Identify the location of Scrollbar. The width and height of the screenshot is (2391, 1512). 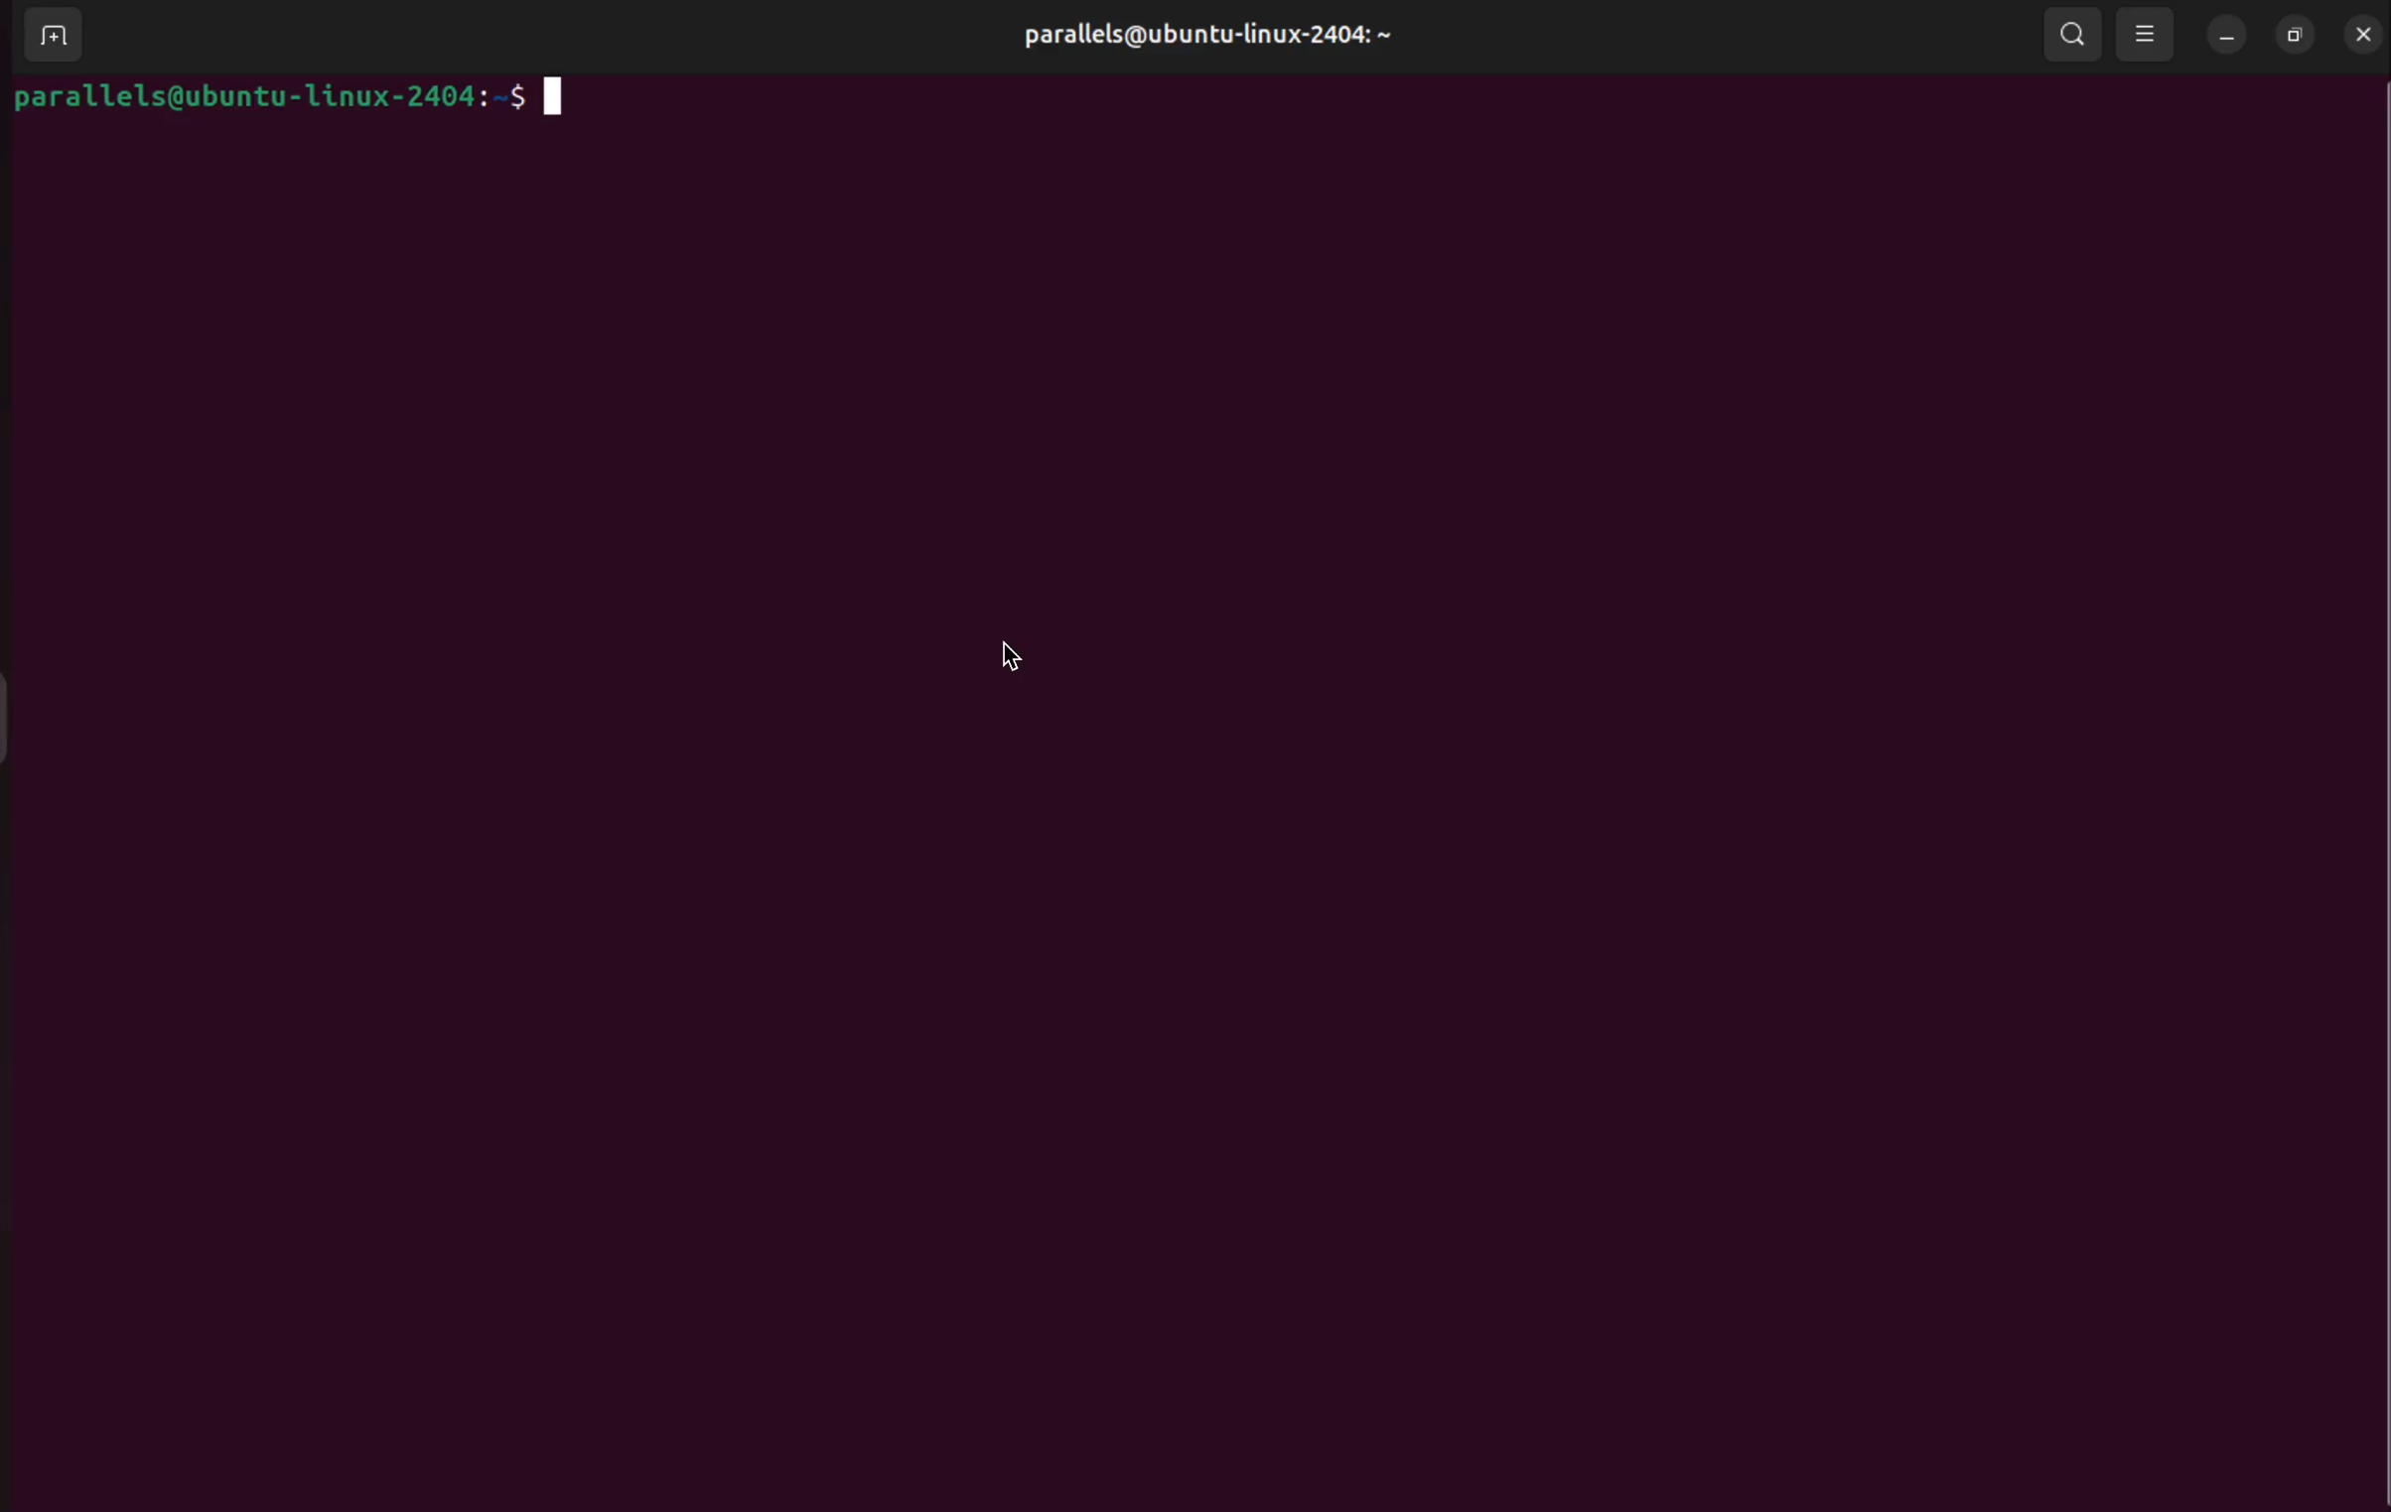
(2376, 746).